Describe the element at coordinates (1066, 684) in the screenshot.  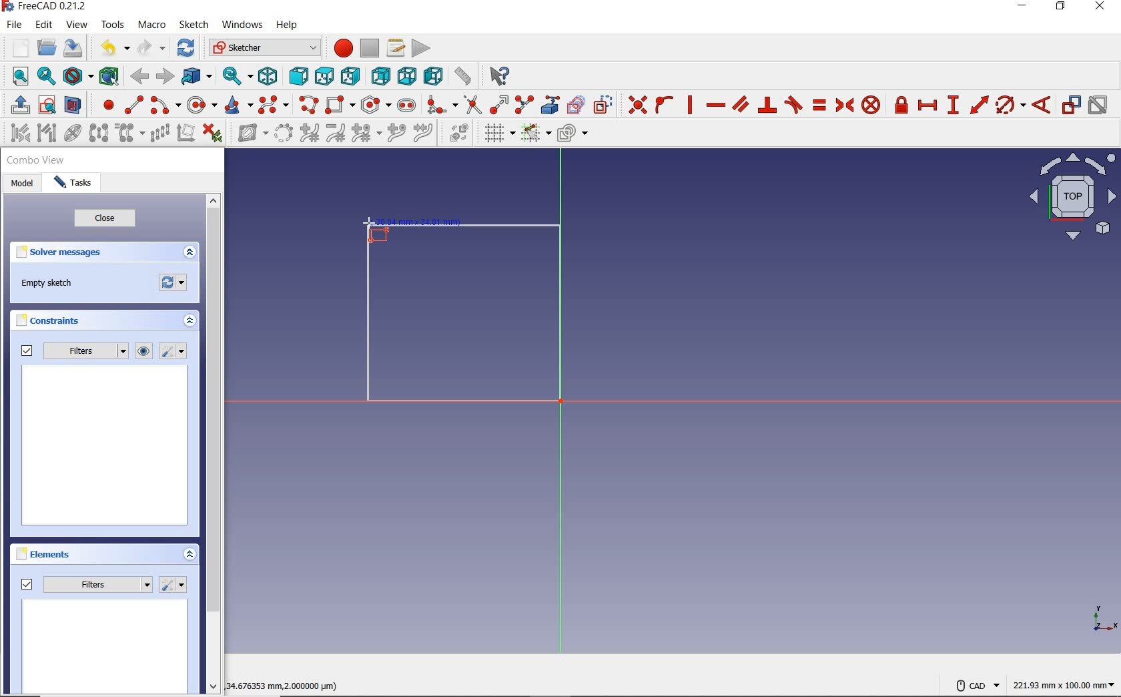
I see `dimension` at that location.